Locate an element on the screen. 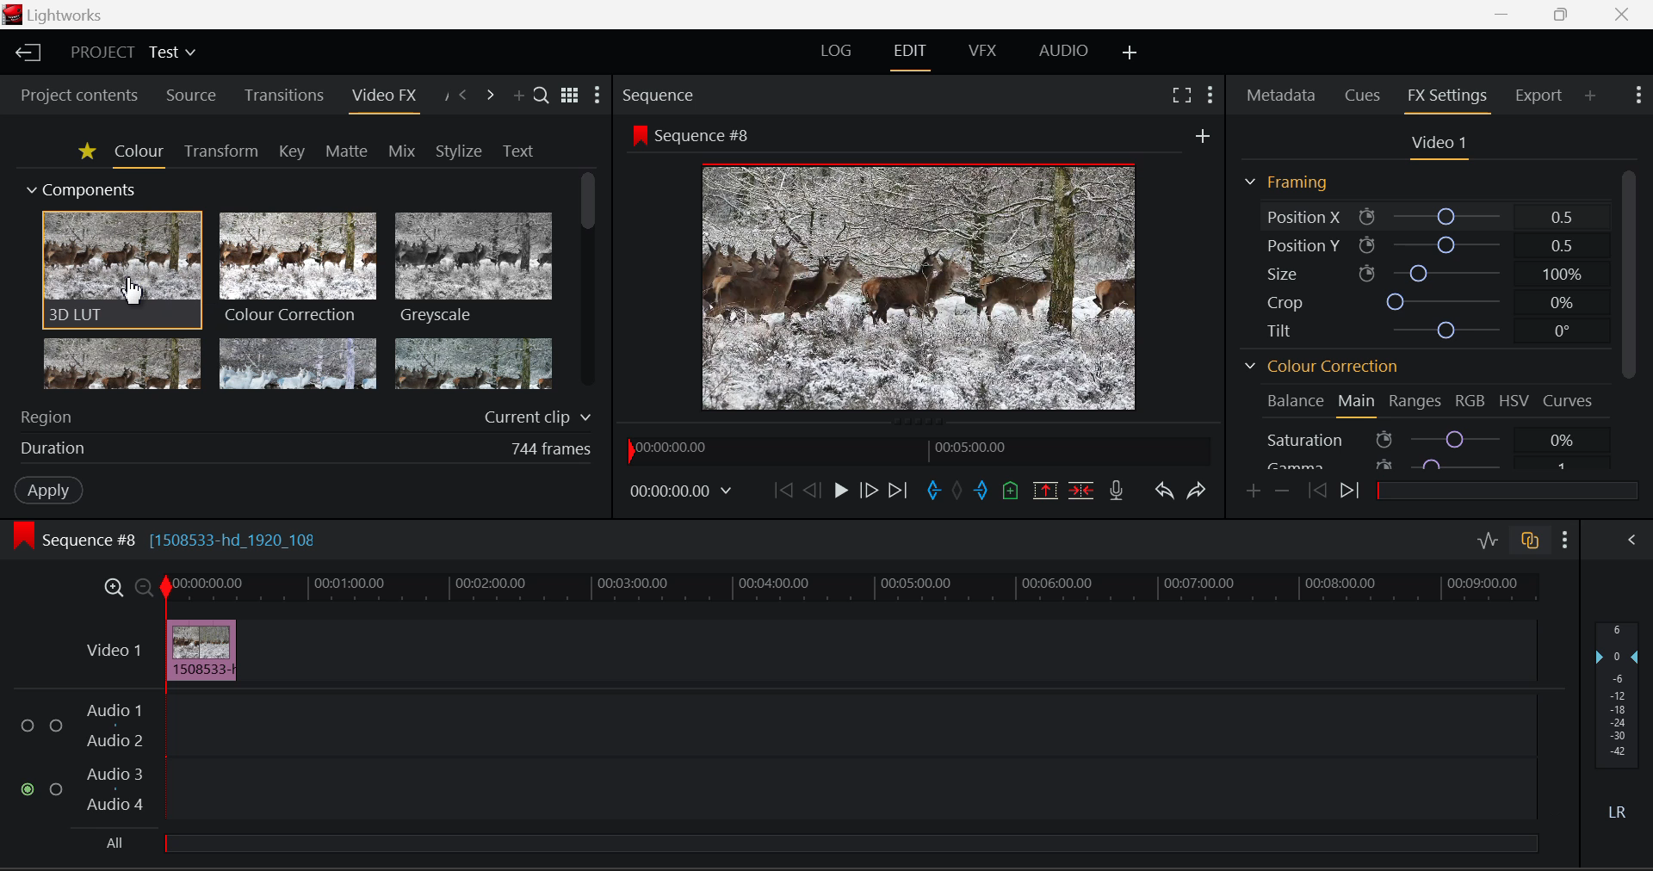 The image size is (1653, 871). Project Timeline is located at coordinates (853, 590).